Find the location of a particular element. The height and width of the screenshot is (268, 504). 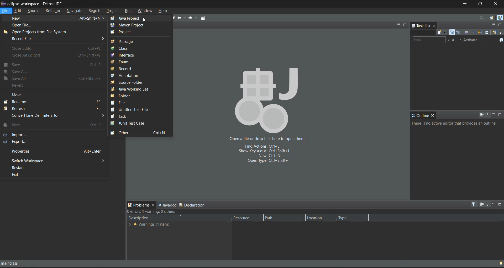

type is located at coordinates (350, 218).